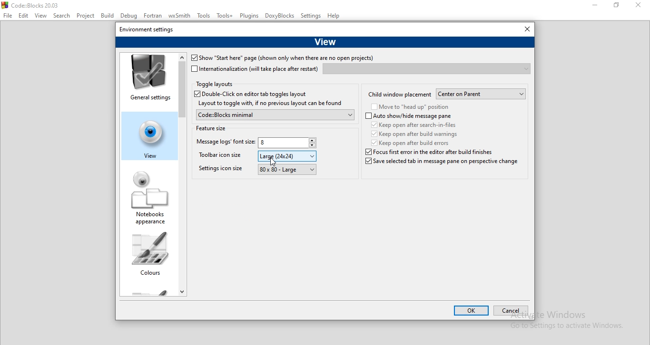 The image size is (650, 345). Describe the element at coordinates (249, 16) in the screenshot. I see `Plugins` at that location.